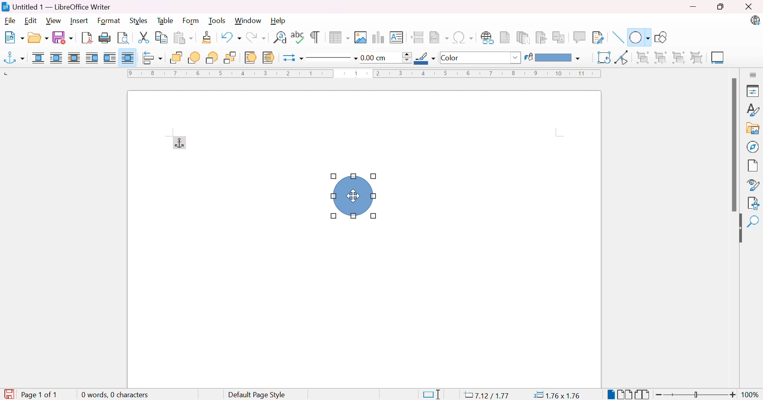 The width and height of the screenshot is (763, 400). Describe the element at coordinates (753, 222) in the screenshot. I see `Accessibility check` at that location.